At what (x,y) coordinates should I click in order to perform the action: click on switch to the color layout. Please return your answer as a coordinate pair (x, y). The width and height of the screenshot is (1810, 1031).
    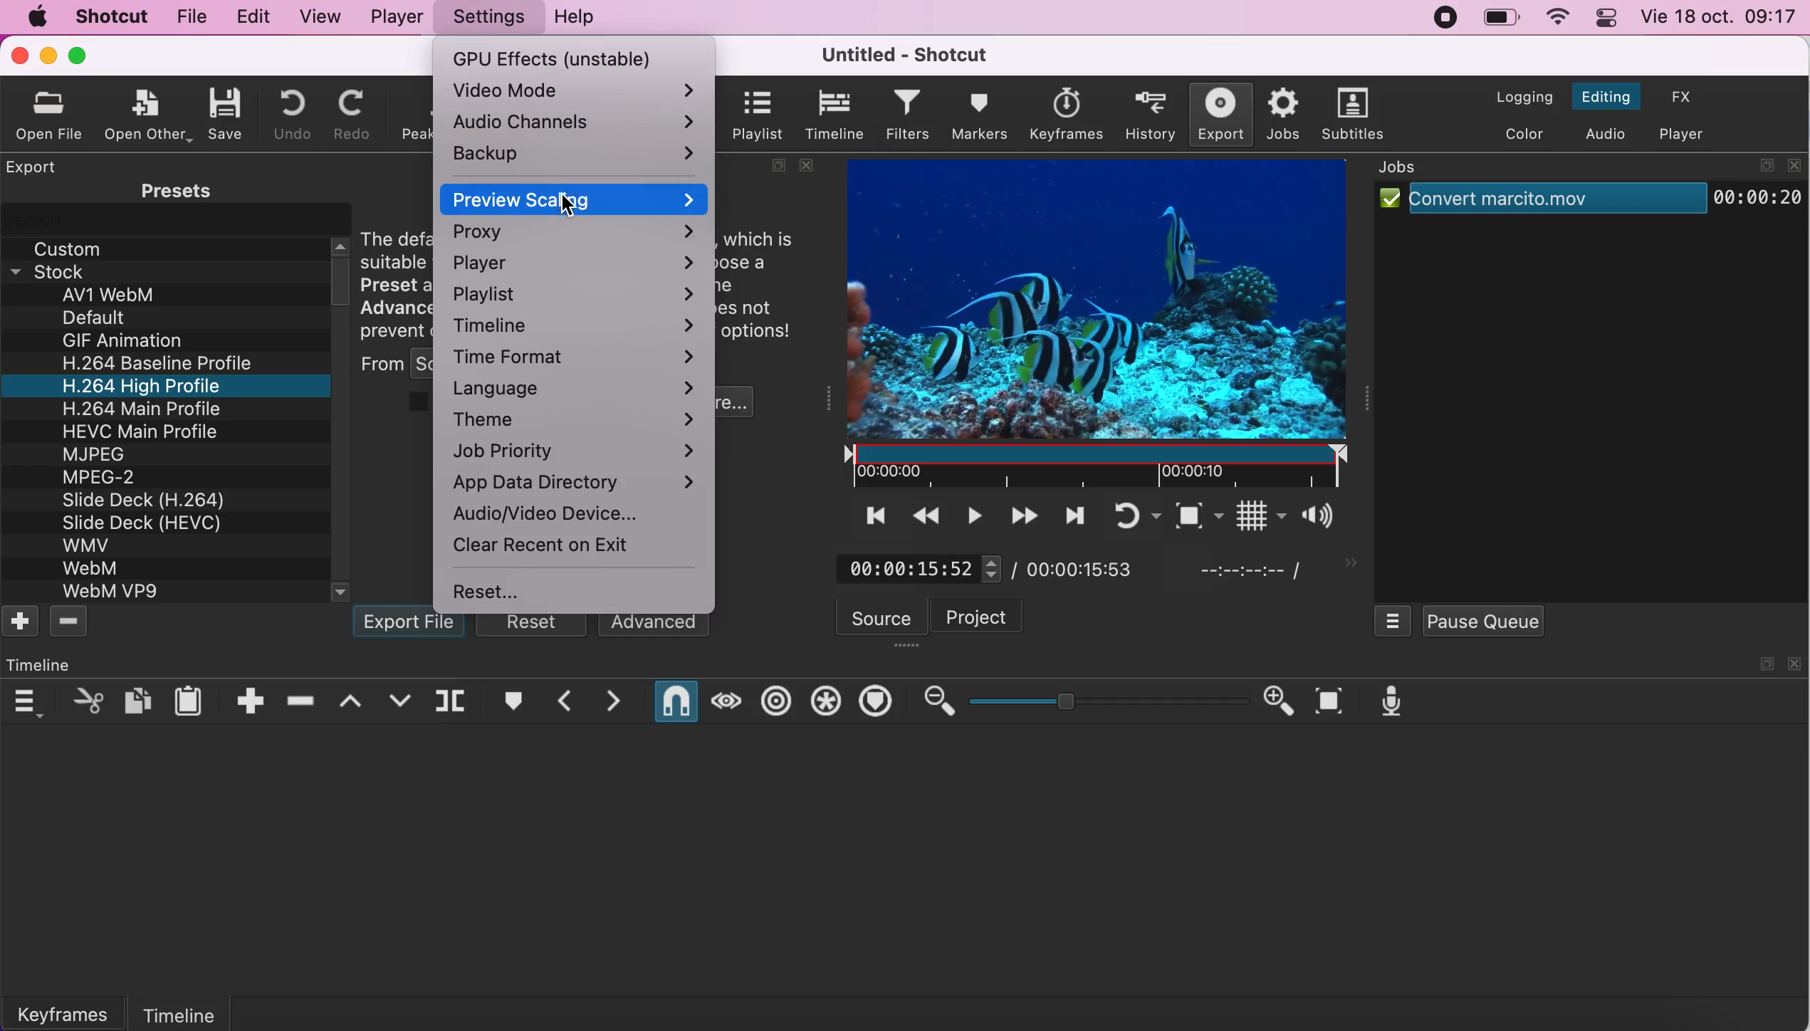
    Looking at the image, I should click on (1519, 132).